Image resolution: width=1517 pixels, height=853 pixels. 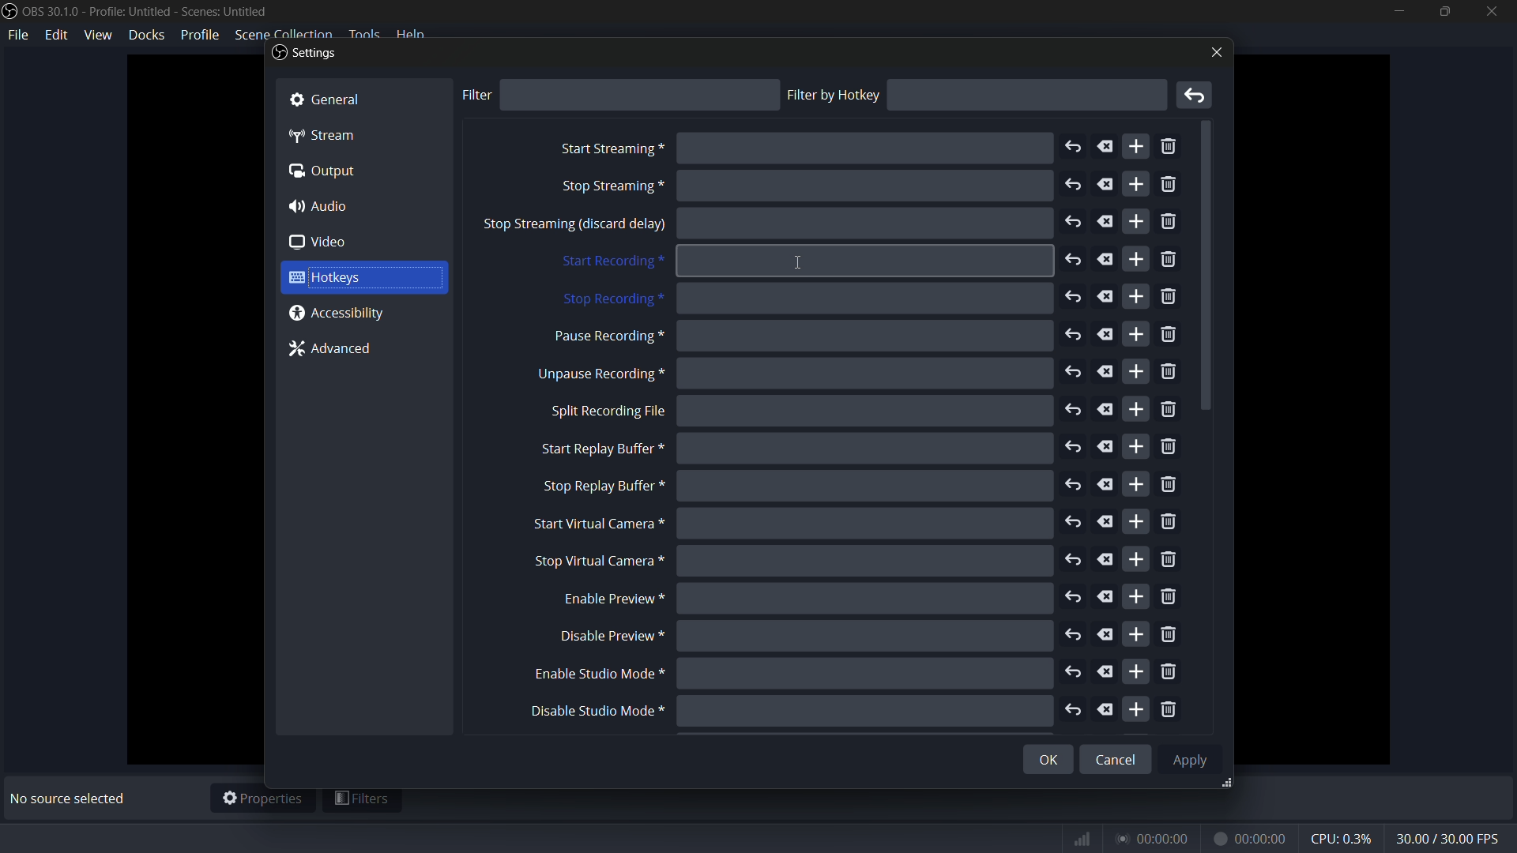 What do you see at coordinates (1214, 52) in the screenshot?
I see `close` at bounding box center [1214, 52].